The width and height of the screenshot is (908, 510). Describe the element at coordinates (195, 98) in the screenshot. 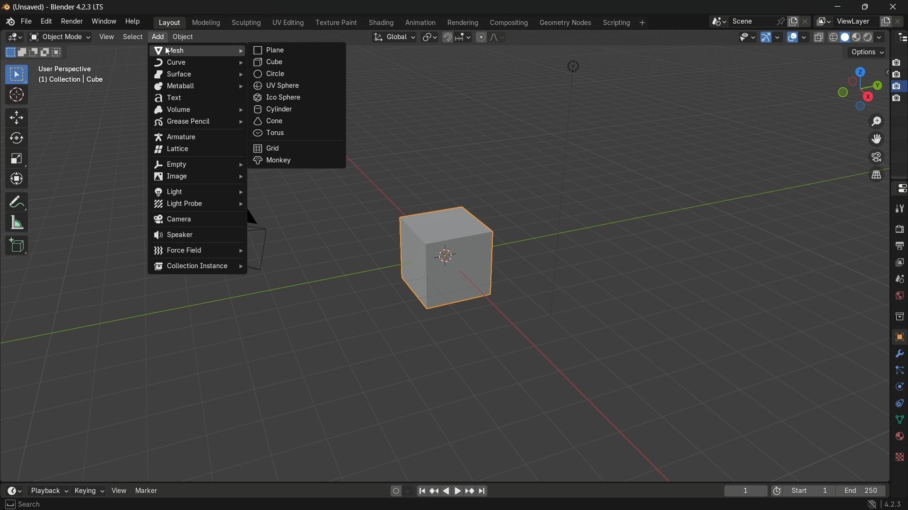

I see `text` at that location.